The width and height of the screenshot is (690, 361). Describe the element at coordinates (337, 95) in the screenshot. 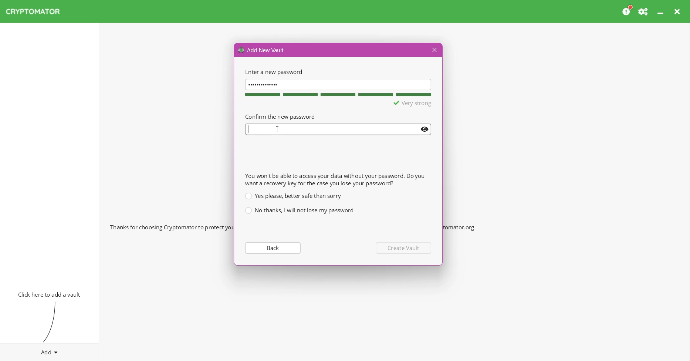

I see `Password strength` at that location.